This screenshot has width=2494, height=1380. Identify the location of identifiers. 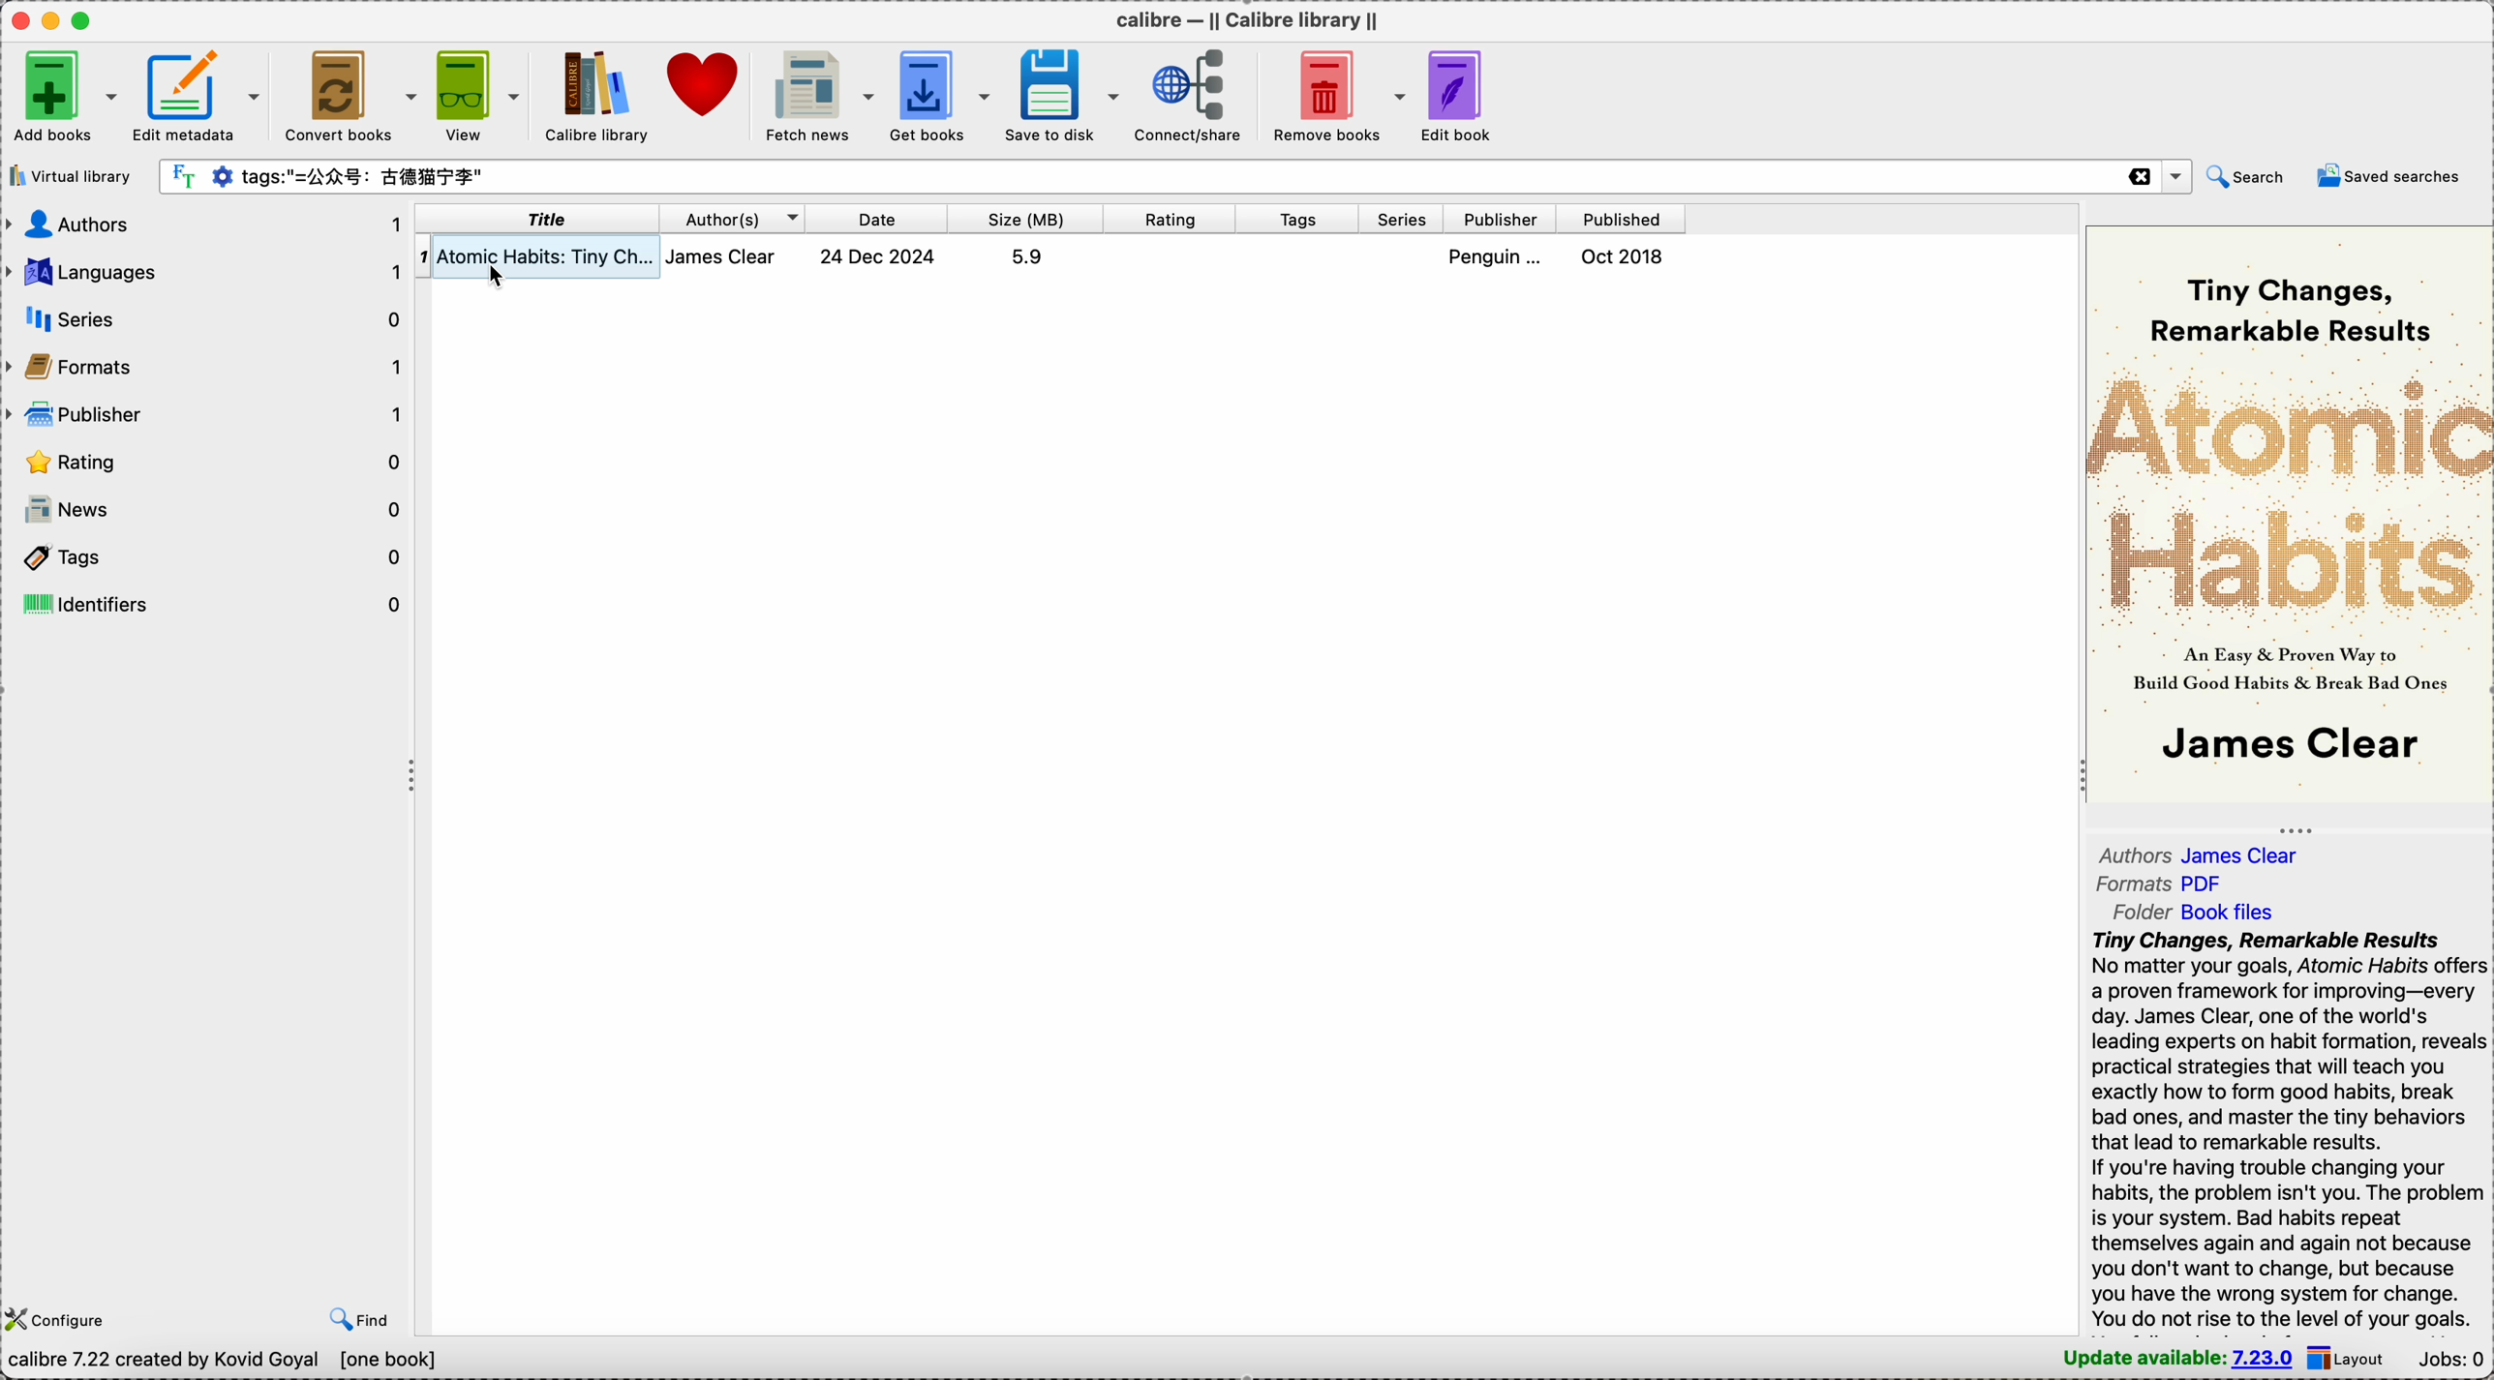
(206, 604).